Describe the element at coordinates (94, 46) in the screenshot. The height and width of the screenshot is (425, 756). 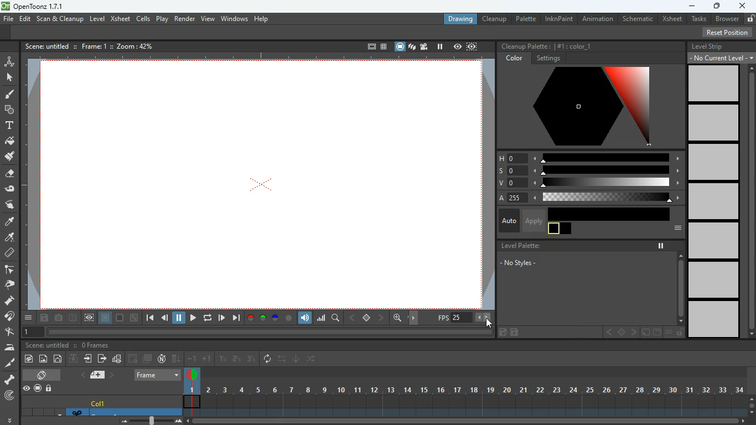
I see `frame` at that location.